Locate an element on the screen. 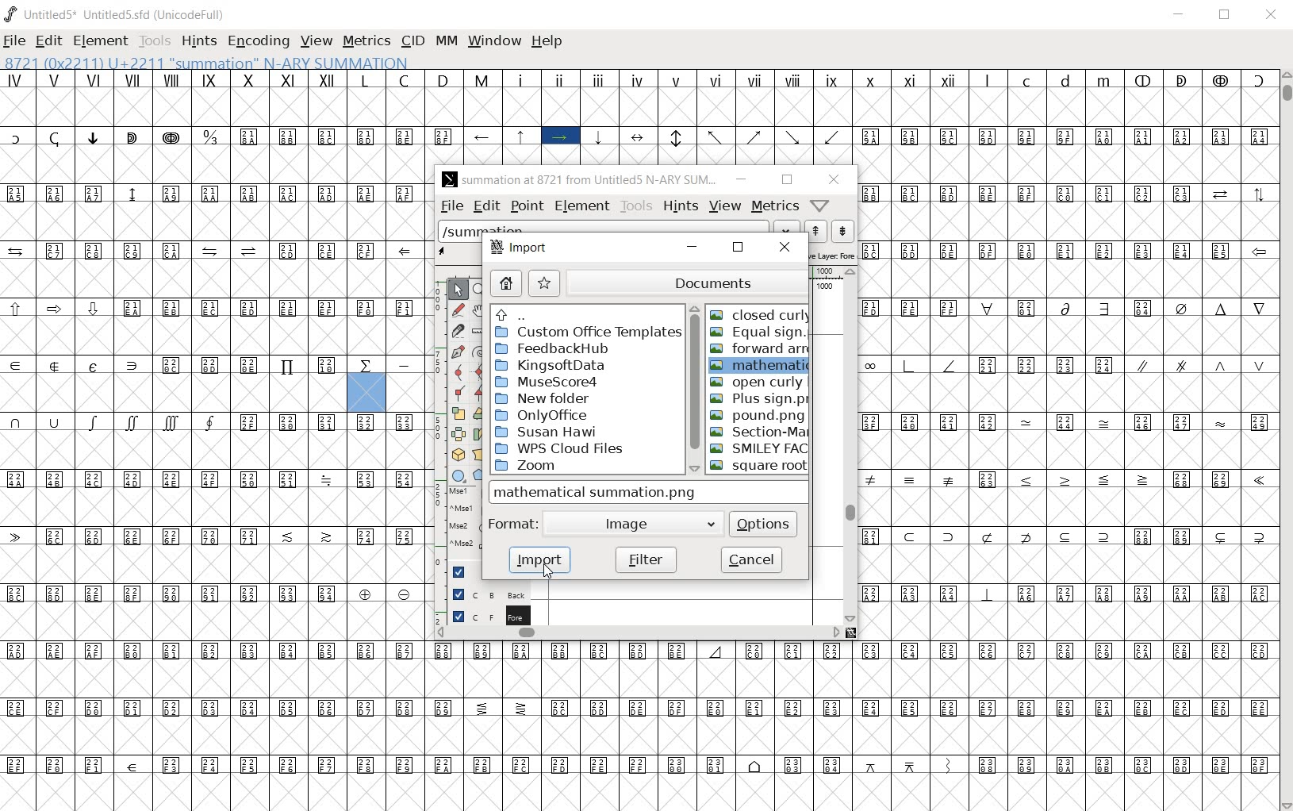 The width and height of the screenshot is (1293, 811). cursor is located at coordinates (546, 570).